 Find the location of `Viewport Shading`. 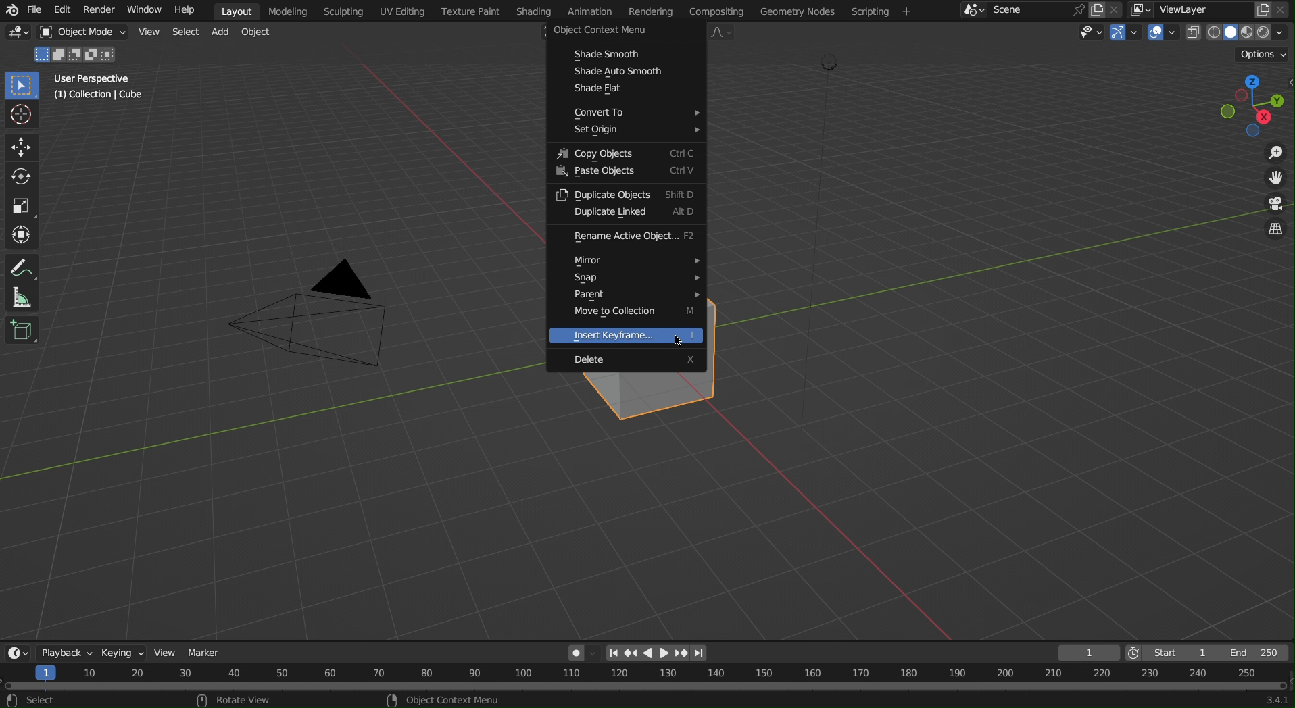

Viewport Shading is located at coordinates (1245, 31).